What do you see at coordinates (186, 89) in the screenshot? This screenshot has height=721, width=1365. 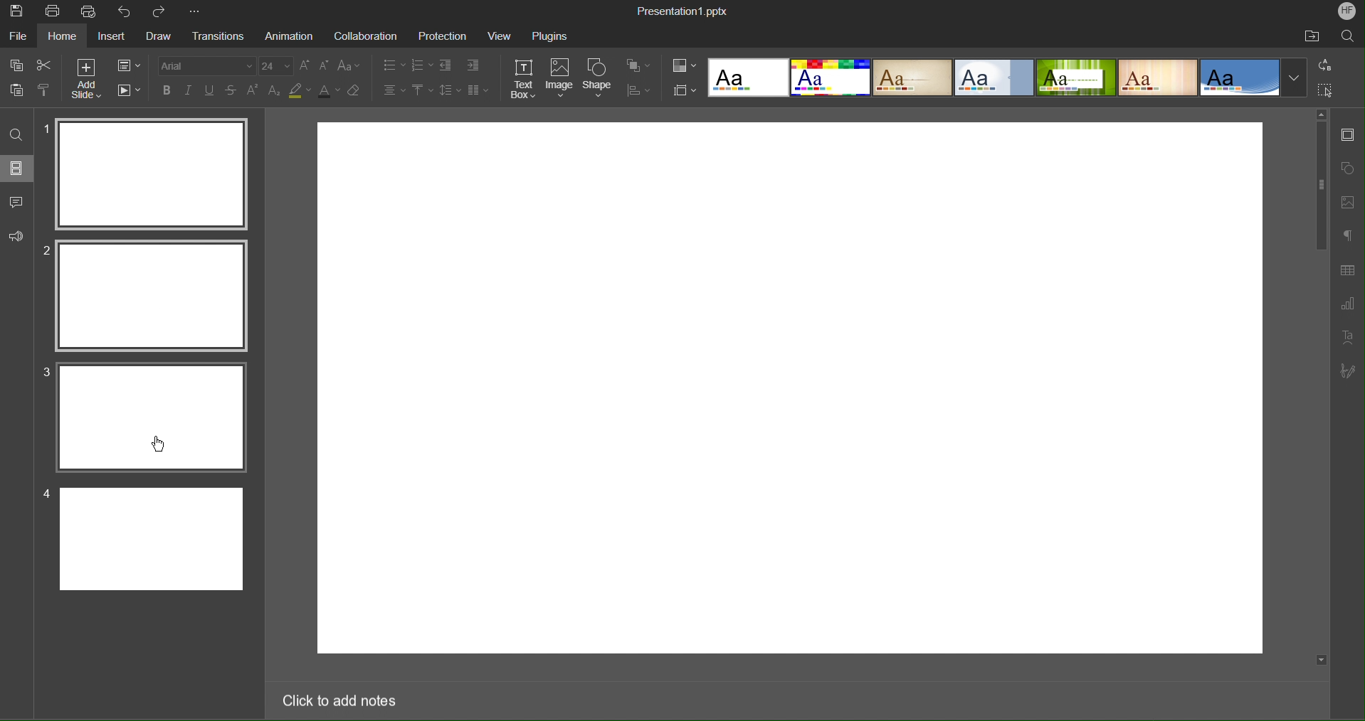 I see `italics` at bounding box center [186, 89].